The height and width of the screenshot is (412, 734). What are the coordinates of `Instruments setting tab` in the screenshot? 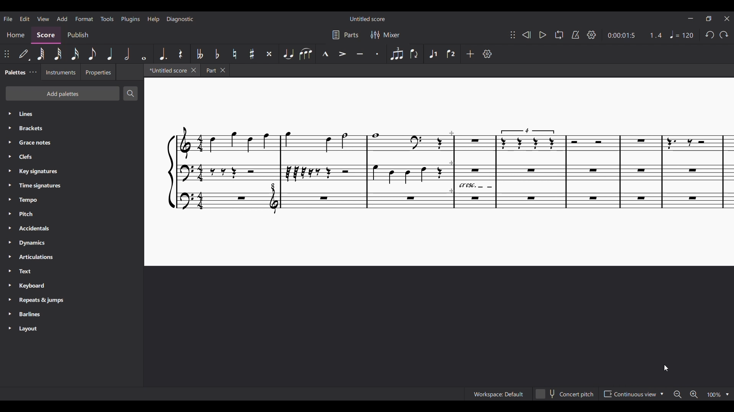 It's located at (60, 72).